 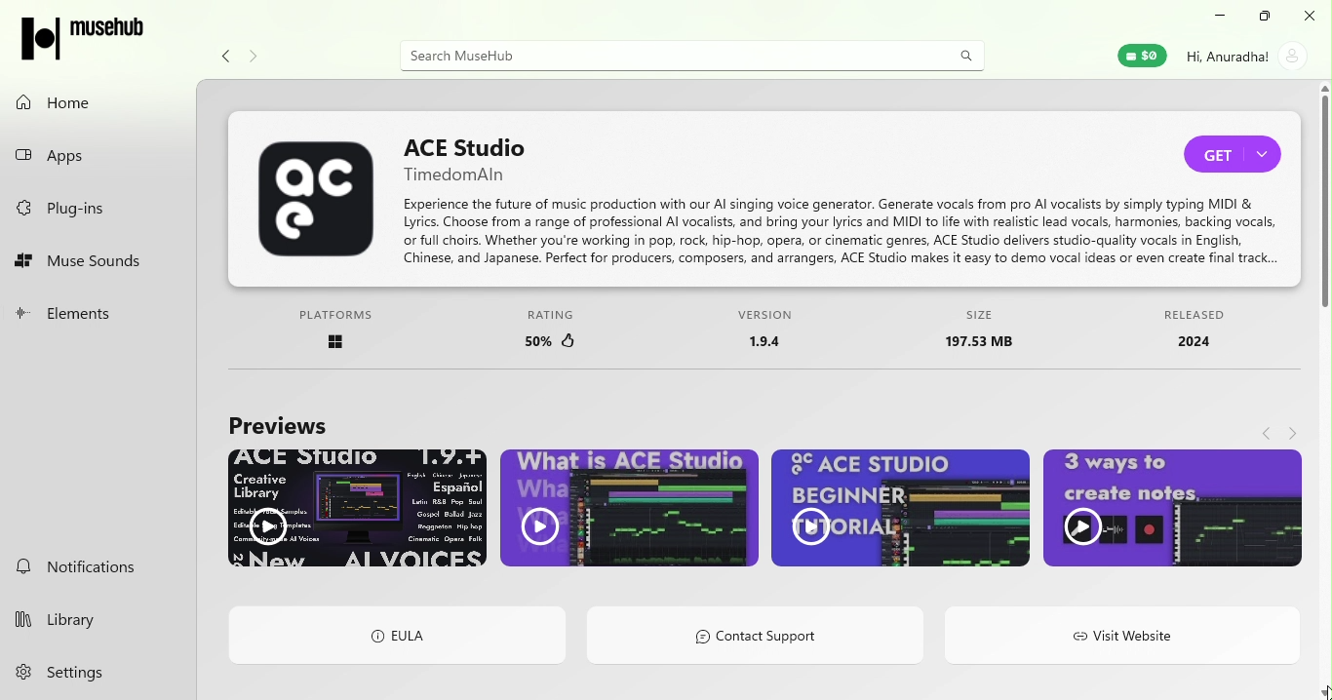 I want to click on Released, so click(x=1194, y=334).